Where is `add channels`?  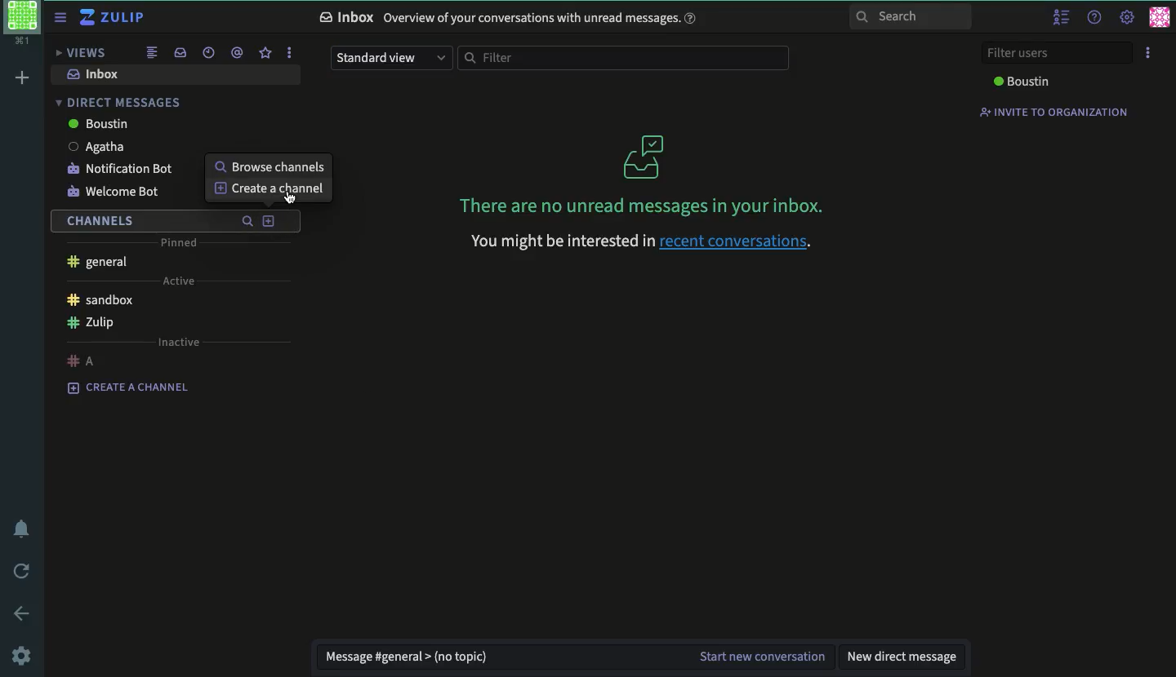
add channels is located at coordinates (271, 223).